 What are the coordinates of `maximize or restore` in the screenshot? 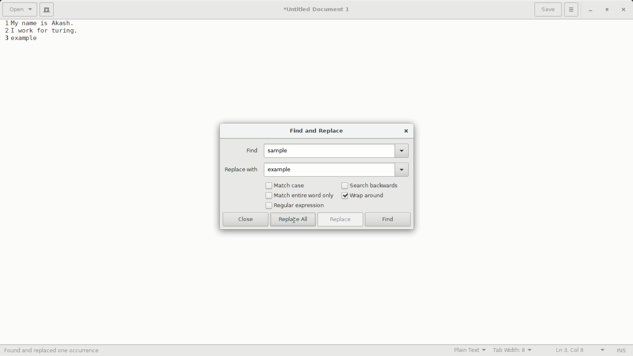 It's located at (606, 10).